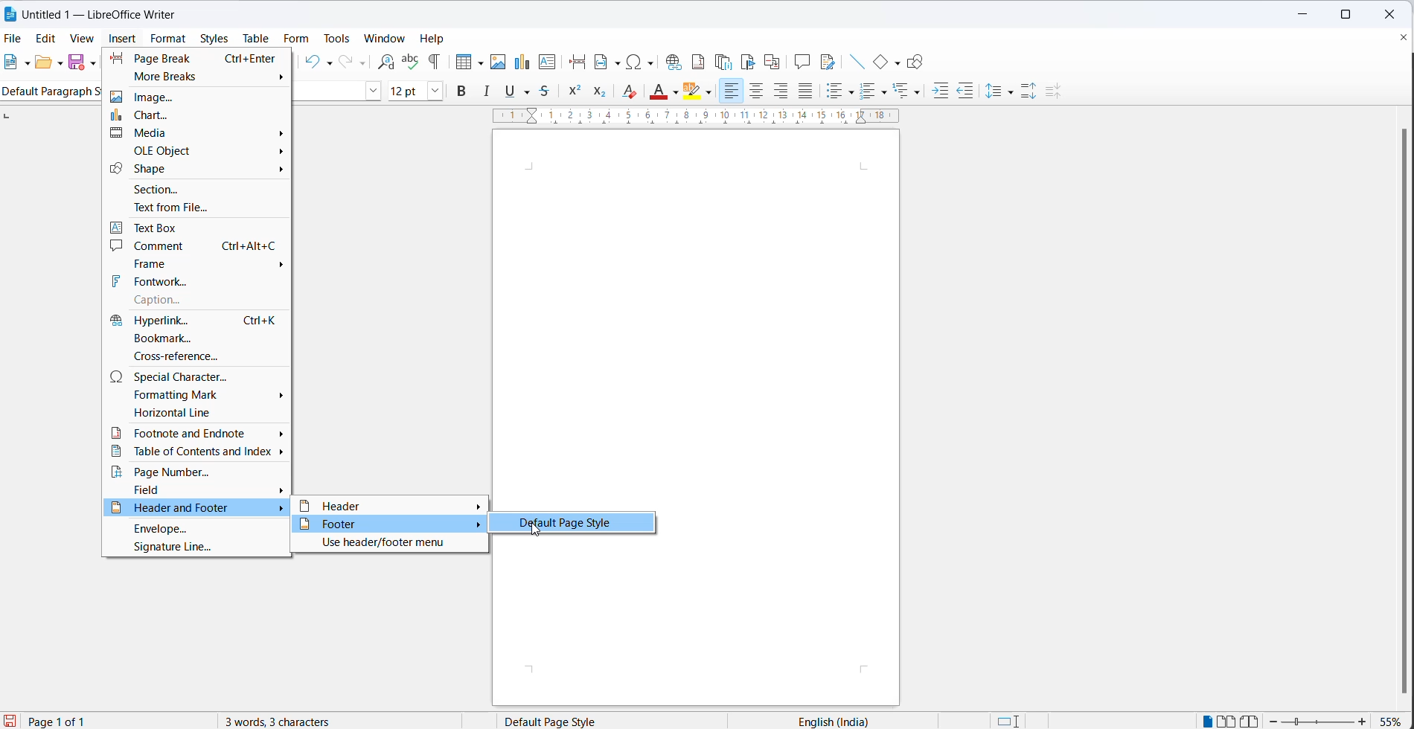 The height and width of the screenshot is (729, 1414). What do you see at coordinates (854, 60) in the screenshot?
I see `insert line` at bounding box center [854, 60].